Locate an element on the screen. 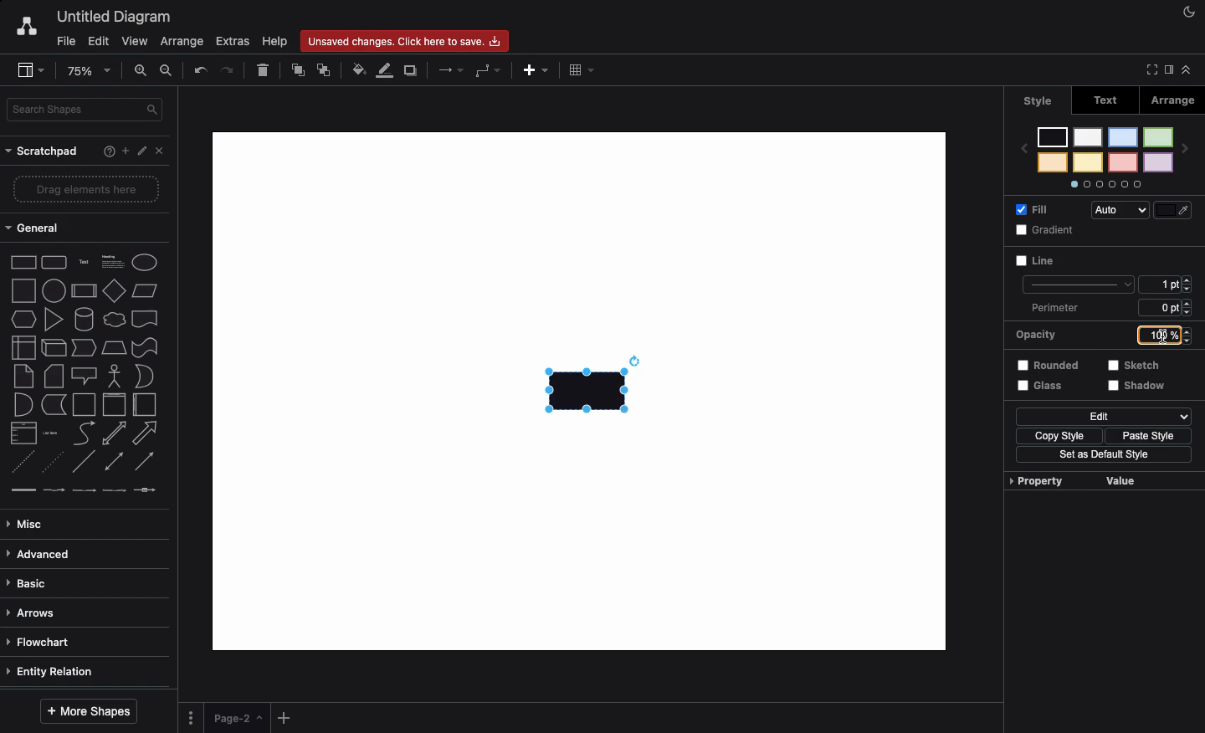 This screenshot has width=1205, height=733. Arrange is located at coordinates (1177, 103).